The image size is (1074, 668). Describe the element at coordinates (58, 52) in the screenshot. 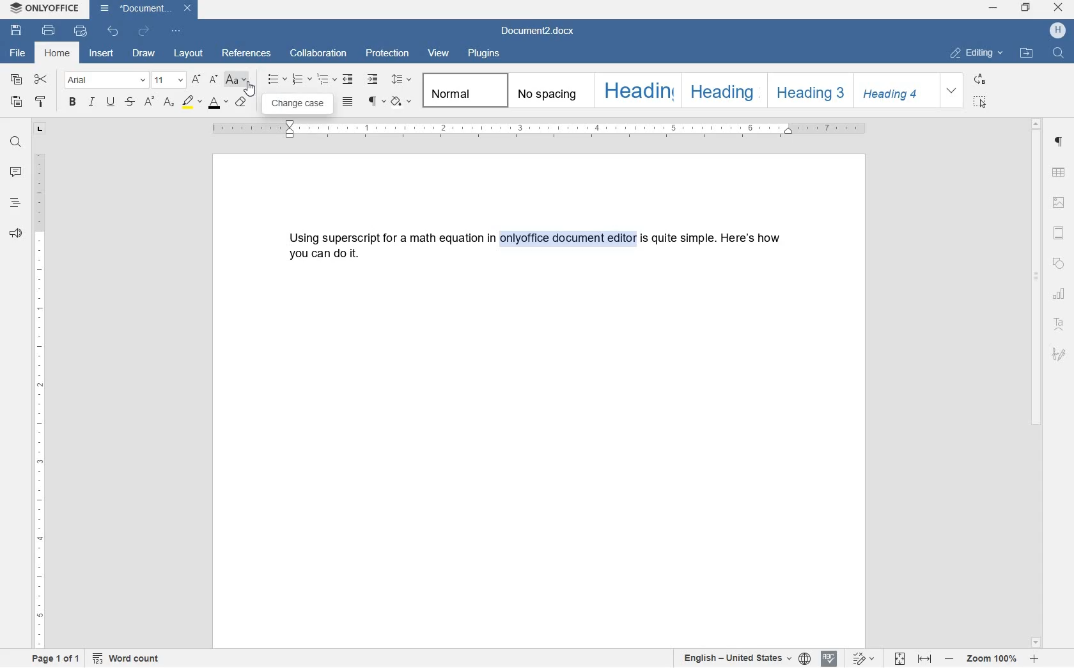

I see `home` at that location.